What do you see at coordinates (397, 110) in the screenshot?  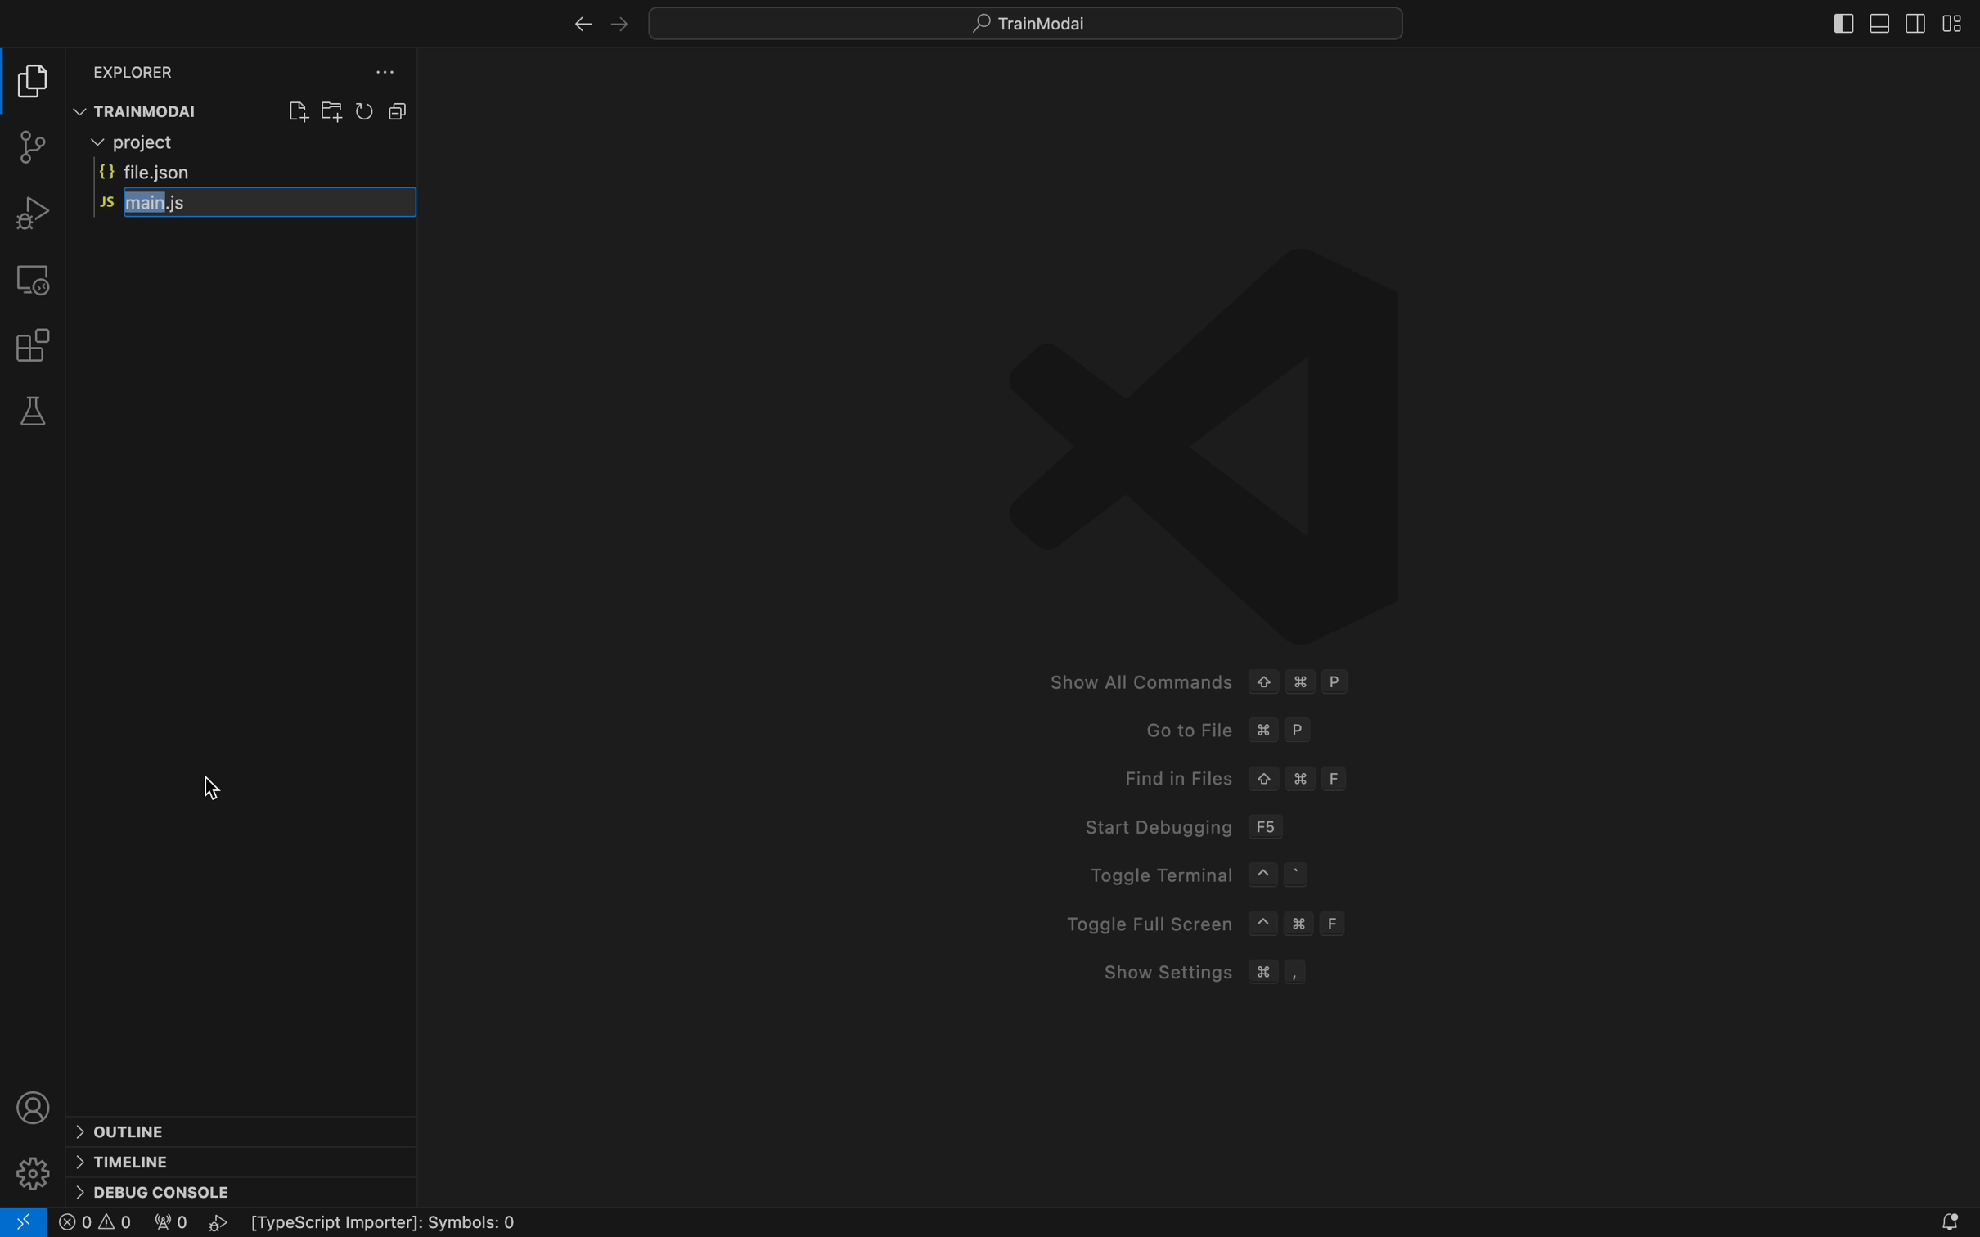 I see `` at bounding box center [397, 110].